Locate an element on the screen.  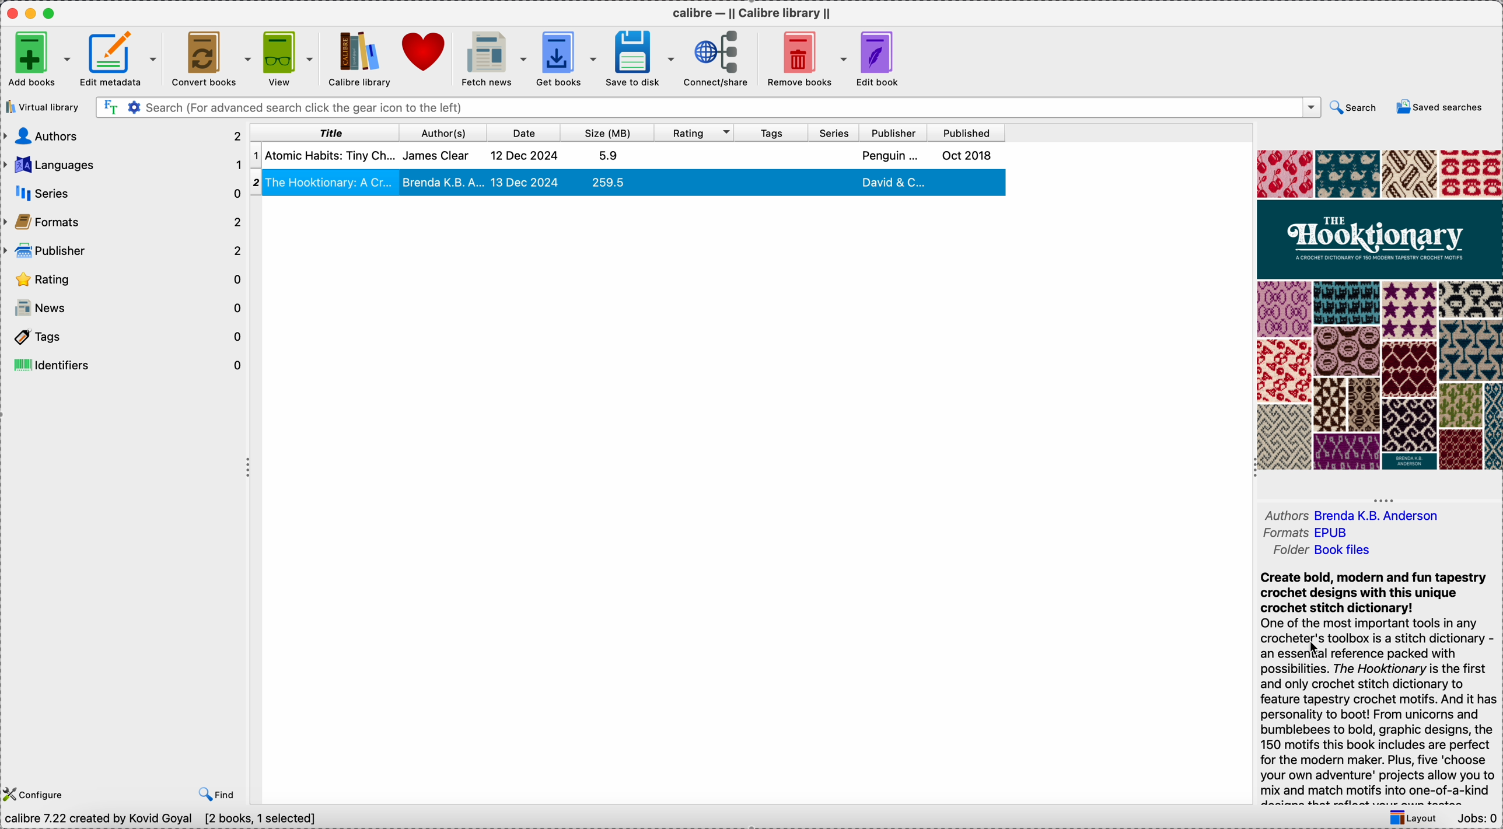
series is located at coordinates (835, 133).